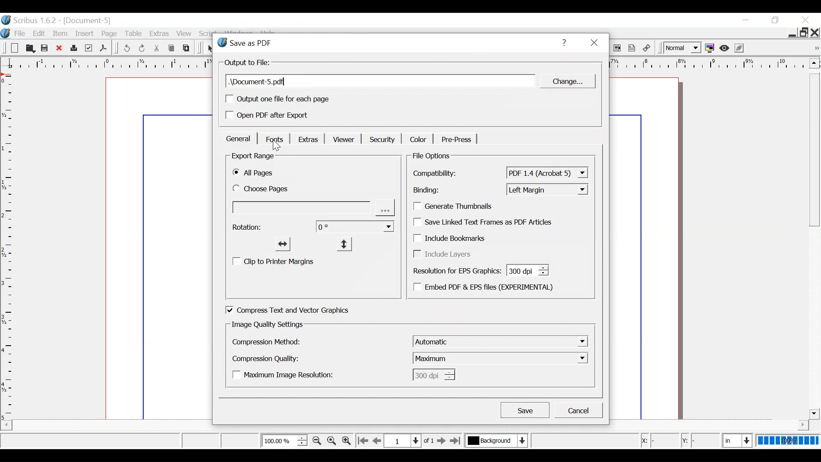 This screenshot has height=462, width=821. What do you see at coordinates (286, 374) in the screenshot?
I see `(un)check Maximum large resolution` at bounding box center [286, 374].